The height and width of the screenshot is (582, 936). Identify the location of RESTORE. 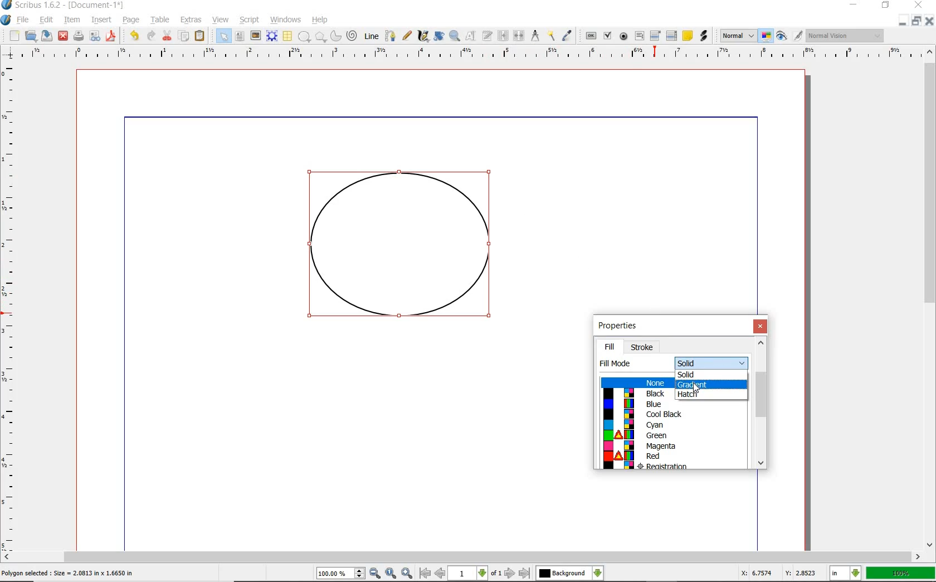
(916, 21).